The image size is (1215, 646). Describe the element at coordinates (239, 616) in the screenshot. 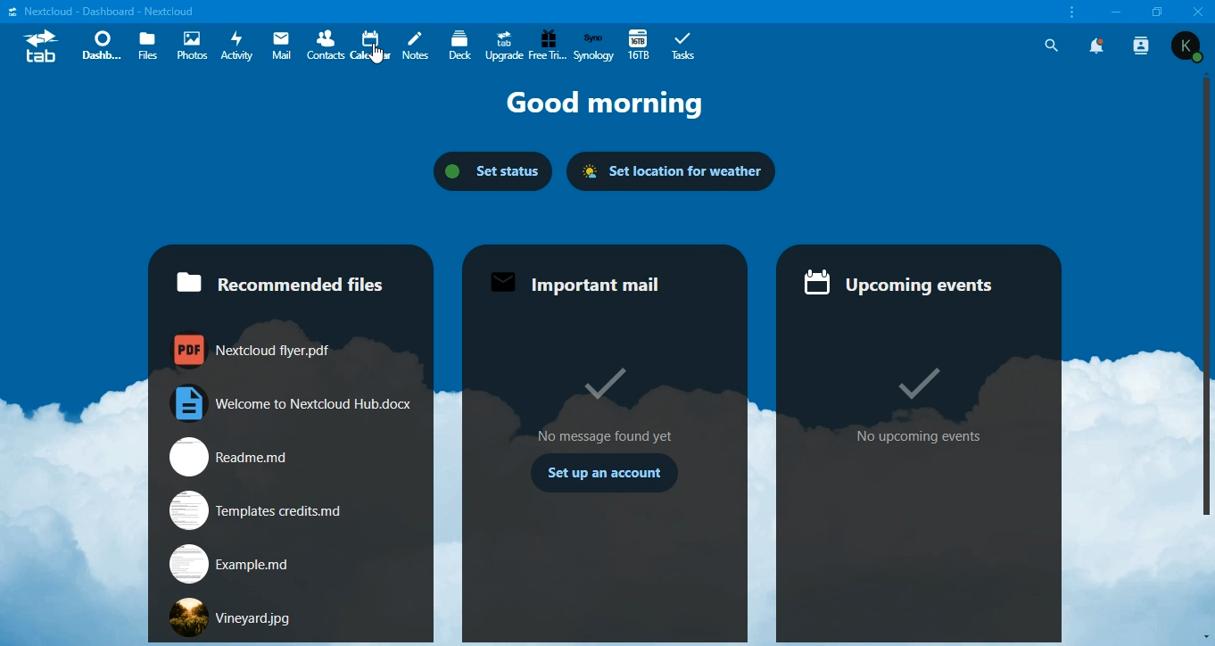

I see `Vineyard.jpg` at that location.